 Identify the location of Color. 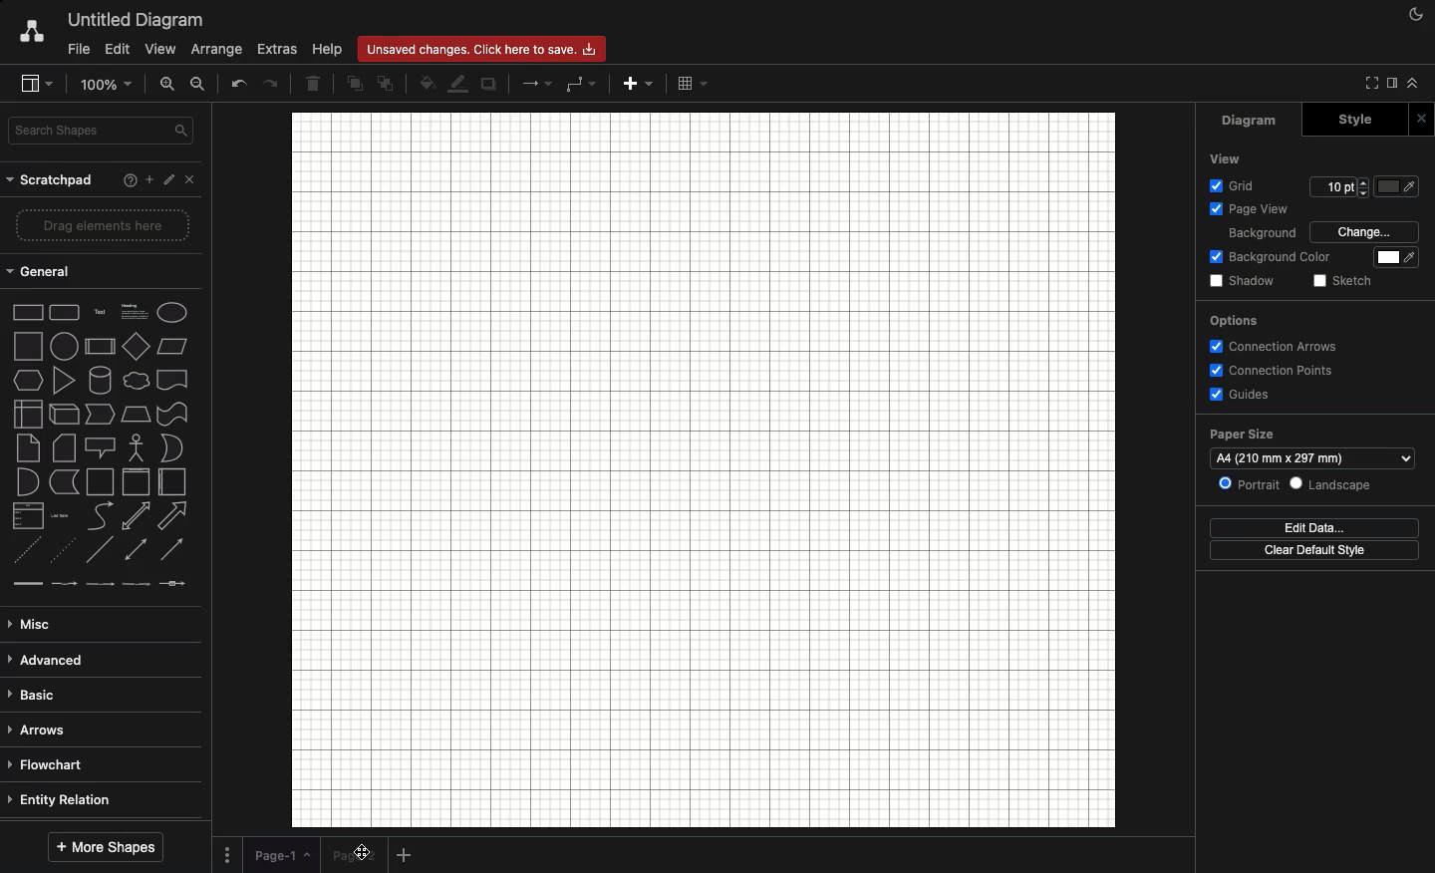
(1397, 189).